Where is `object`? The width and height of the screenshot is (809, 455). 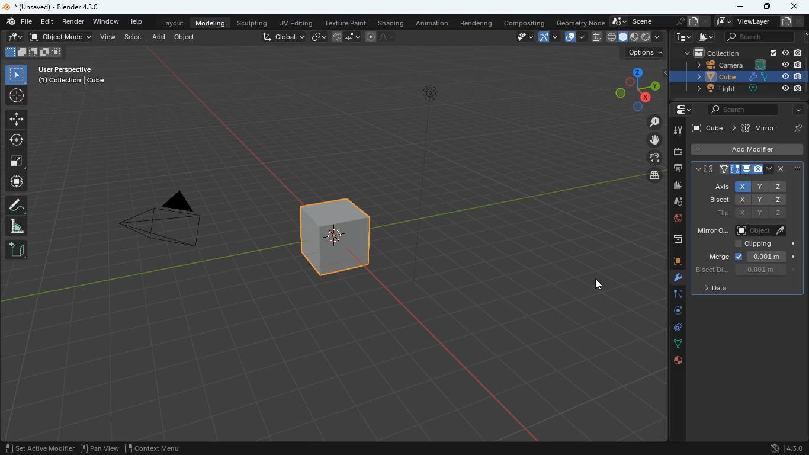 object is located at coordinates (763, 230).